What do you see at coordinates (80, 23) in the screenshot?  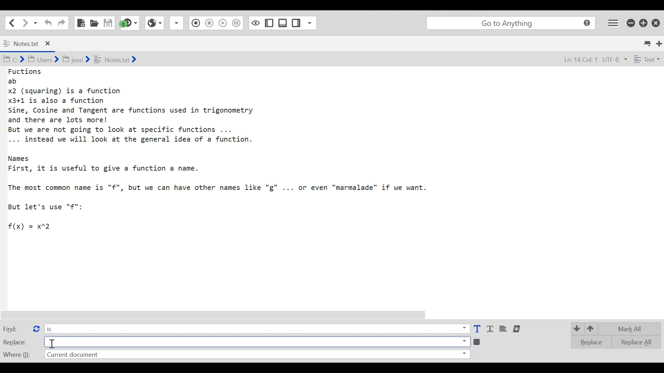 I see `New File` at bounding box center [80, 23].